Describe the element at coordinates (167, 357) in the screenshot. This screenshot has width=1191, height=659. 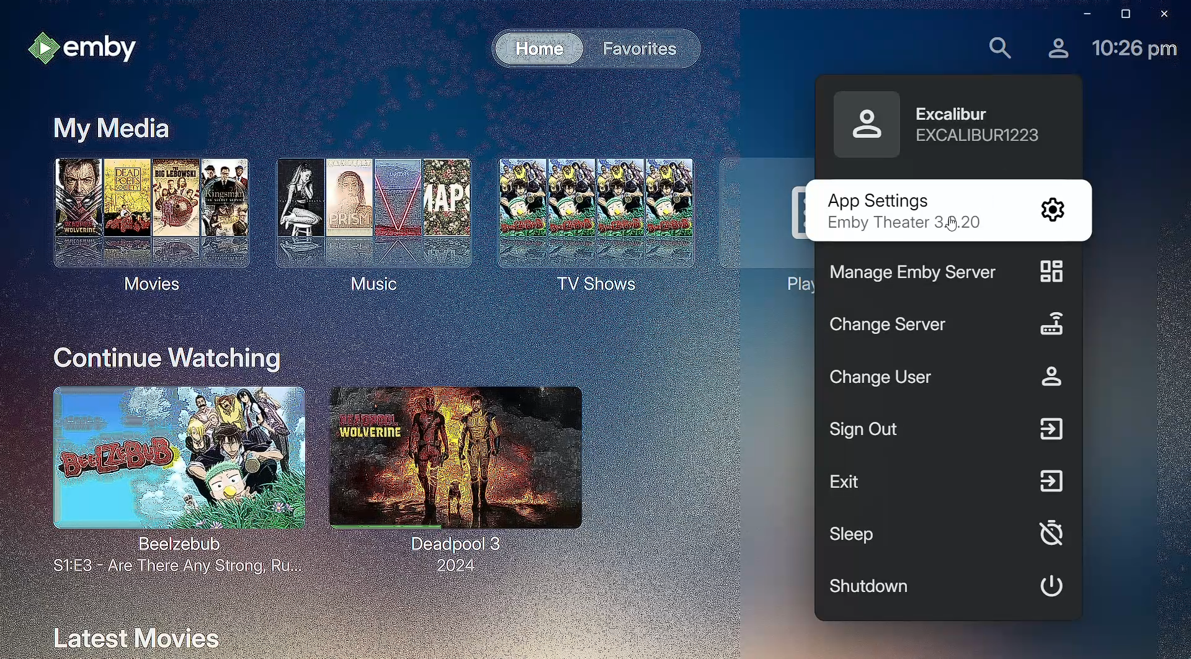
I see `Continue Watching` at that location.